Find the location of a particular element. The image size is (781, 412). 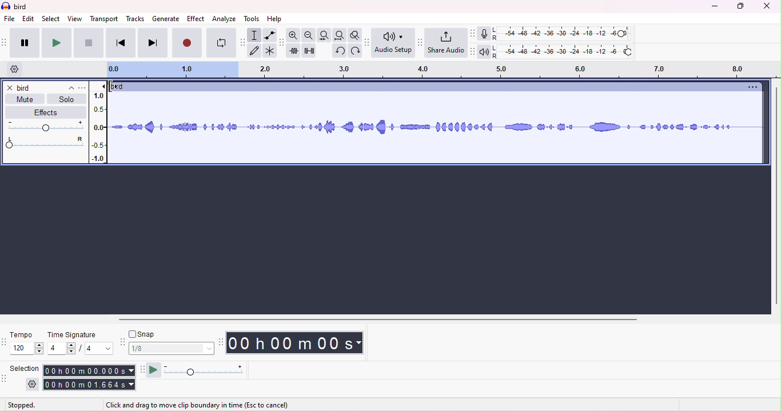

horizontal scroll bar is located at coordinates (381, 319).